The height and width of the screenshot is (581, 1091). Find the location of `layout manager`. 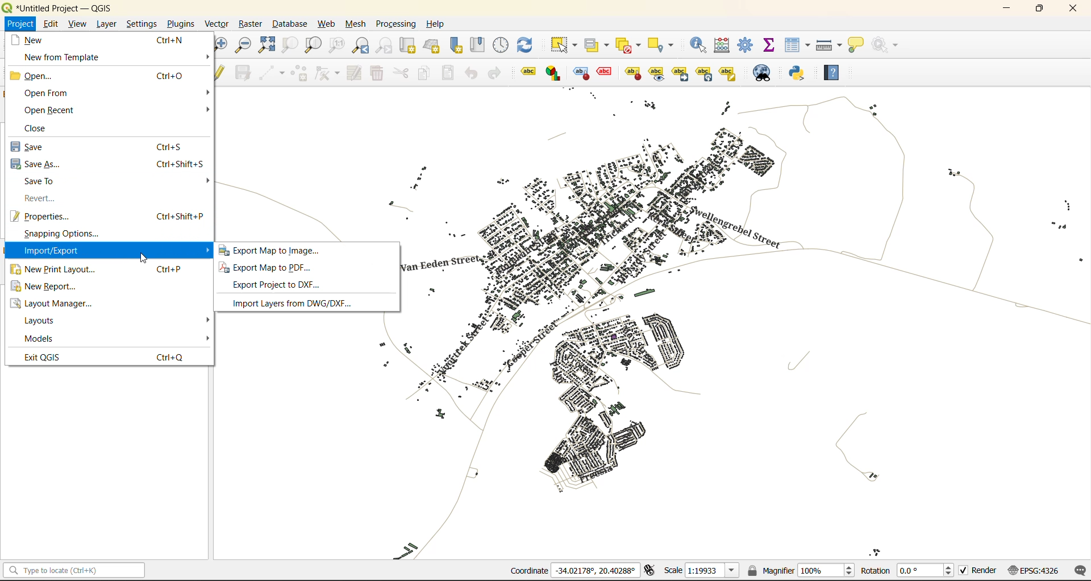

layout manager is located at coordinates (60, 304).